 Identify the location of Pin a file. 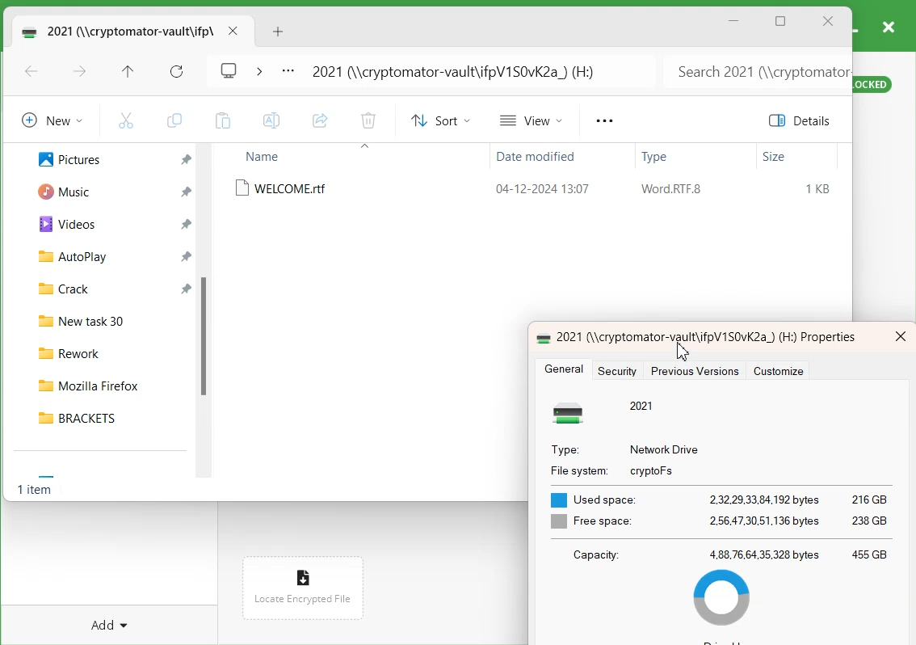
(187, 287).